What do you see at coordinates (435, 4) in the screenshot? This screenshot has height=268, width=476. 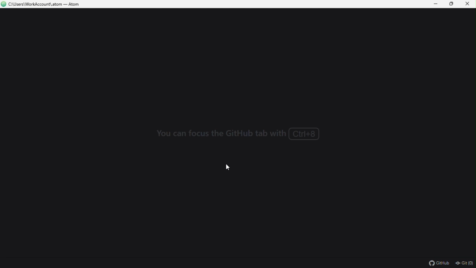 I see `minimize` at bounding box center [435, 4].